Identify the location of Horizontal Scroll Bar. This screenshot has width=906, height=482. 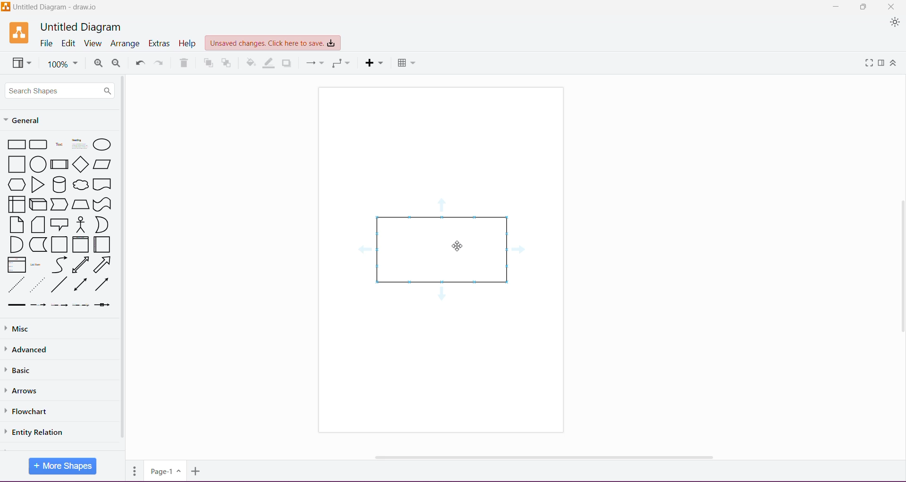
(550, 457).